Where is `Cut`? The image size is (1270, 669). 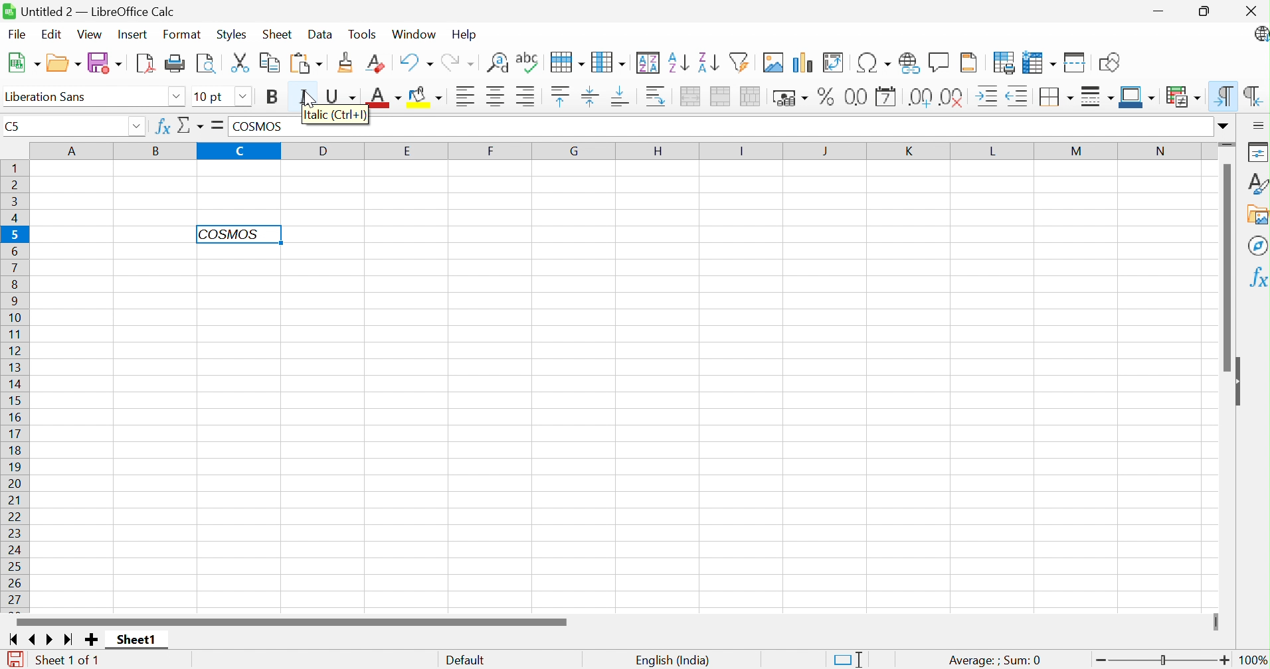 Cut is located at coordinates (239, 62).